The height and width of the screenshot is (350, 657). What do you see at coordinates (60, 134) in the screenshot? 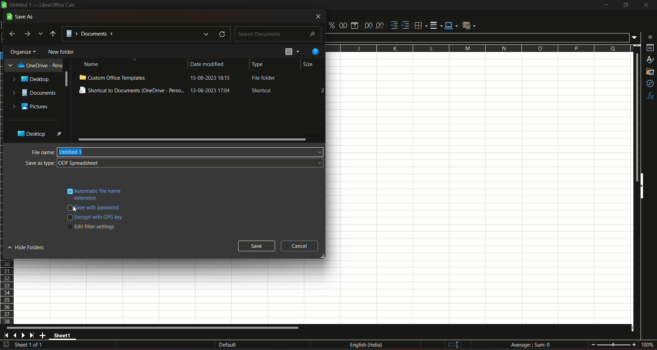
I see `pin` at bounding box center [60, 134].